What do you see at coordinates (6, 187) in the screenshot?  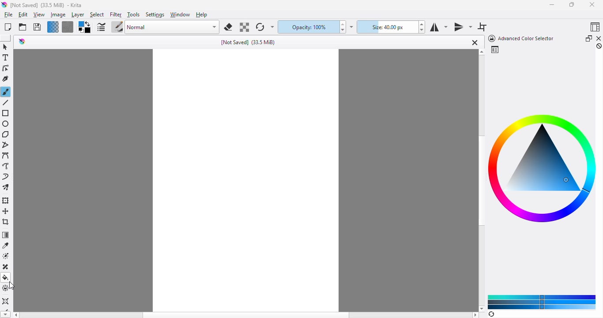 I see `multibrush tool` at bounding box center [6, 187].